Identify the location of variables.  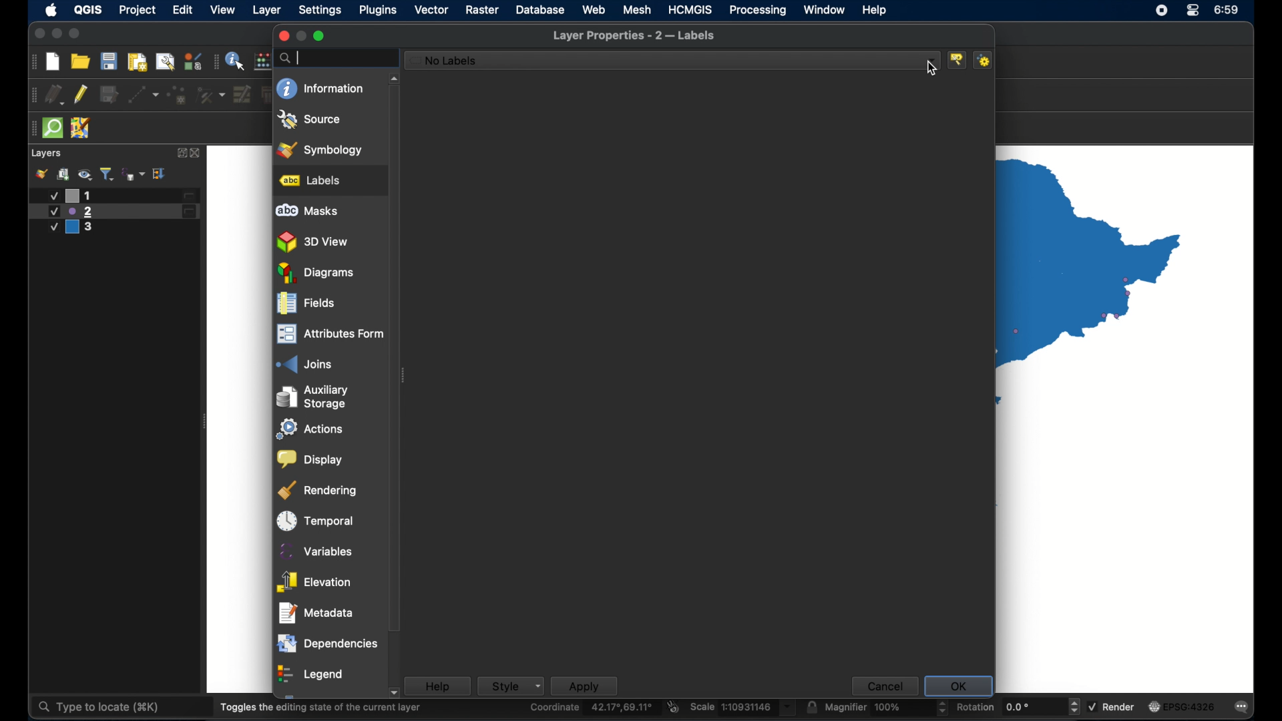
(314, 551).